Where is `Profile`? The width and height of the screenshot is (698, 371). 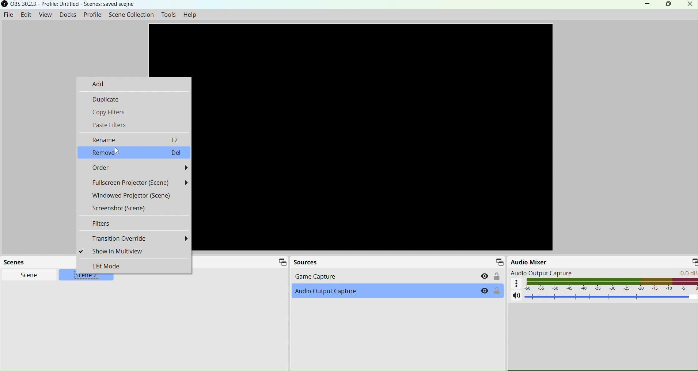
Profile is located at coordinates (93, 14).